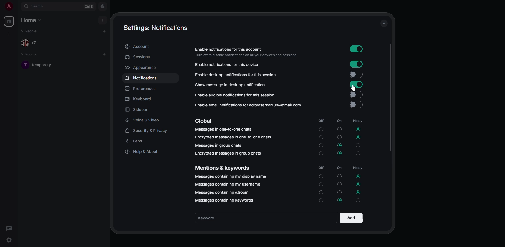 This screenshot has width=505, height=247. I want to click on expand, so click(18, 6).